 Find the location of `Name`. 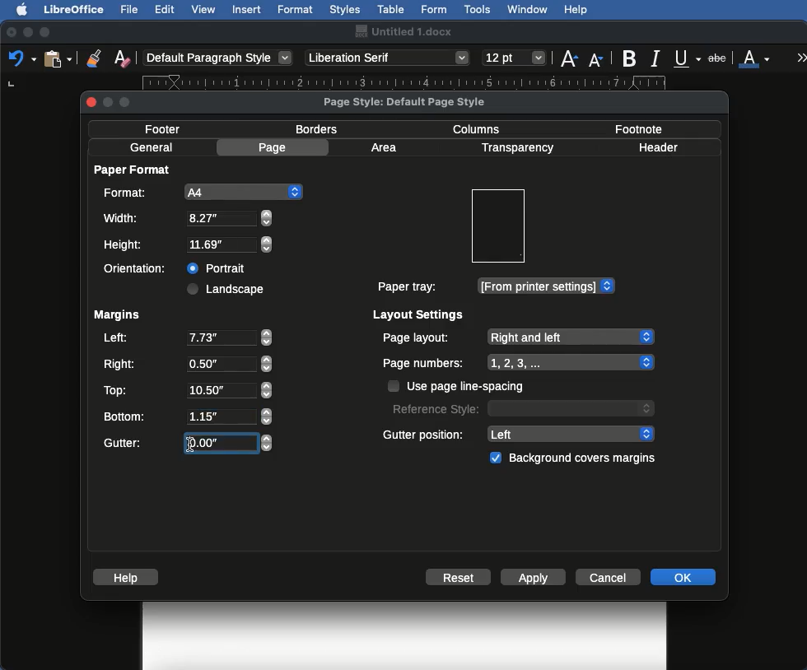

Name is located at coordinates (403, 31).